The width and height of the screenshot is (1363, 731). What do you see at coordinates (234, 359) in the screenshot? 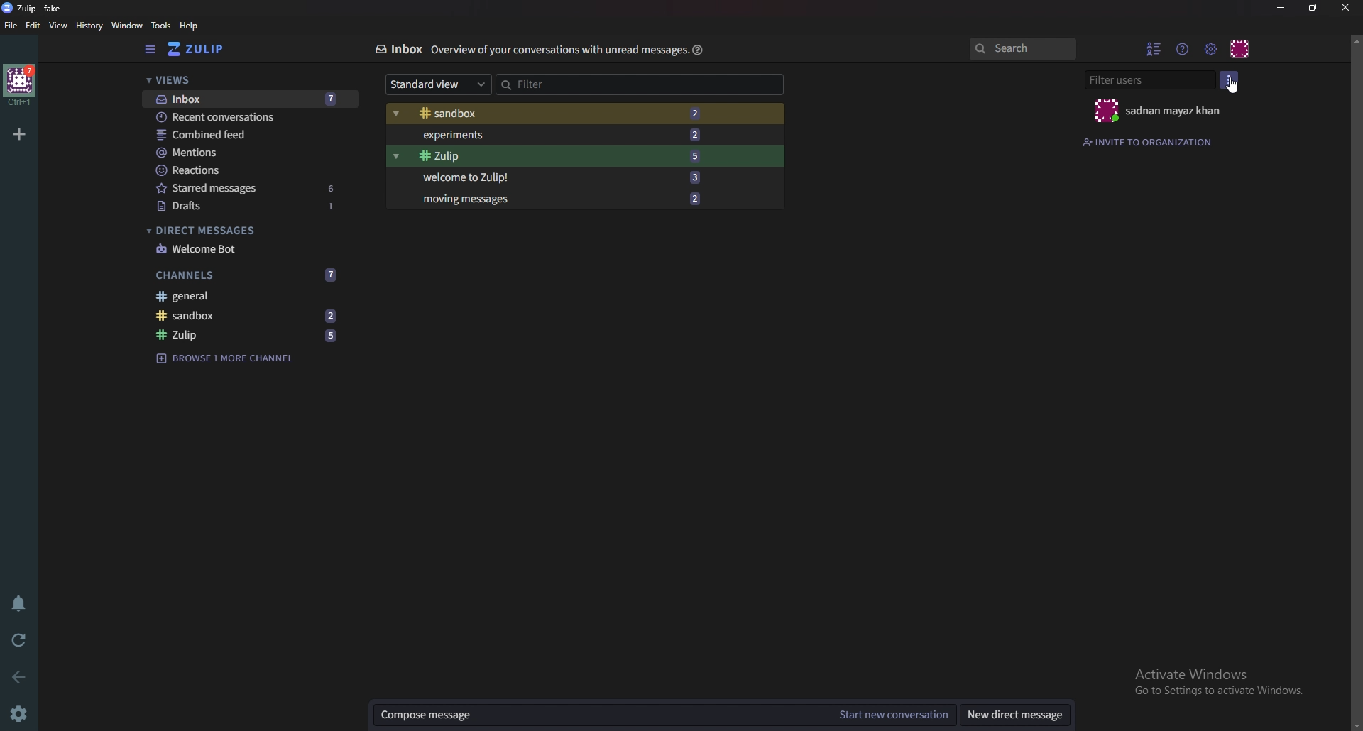
I see `Browse channel` at bounding box center [234, 359].